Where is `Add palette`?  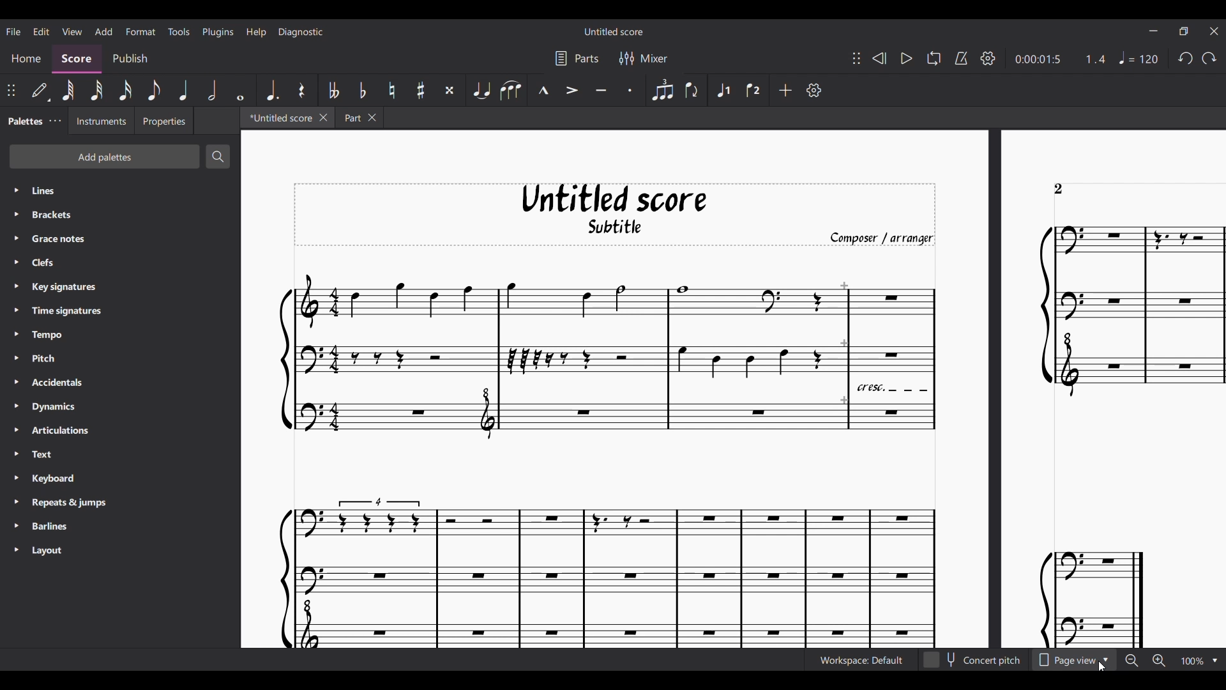 Add palette is located at coordinates (105, 157).